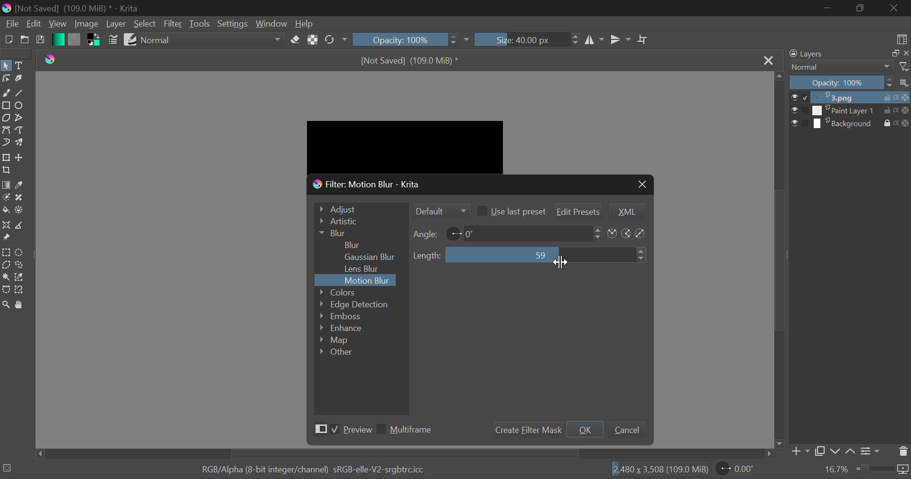 The height and width of the screenshot is (479, 911). What do you see at coordinates (20, 129) in the screenshot?
I see `Freehand Path Tool` at bounding box center [20, 129].